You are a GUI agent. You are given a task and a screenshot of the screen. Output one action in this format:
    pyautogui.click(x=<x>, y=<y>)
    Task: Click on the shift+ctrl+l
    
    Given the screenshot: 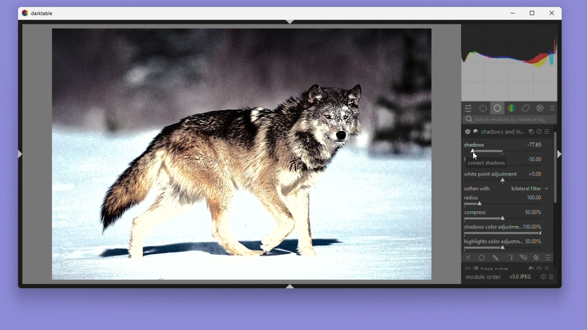 What is the action you would take?
    pyautogui.click(x=19, y=156)
    